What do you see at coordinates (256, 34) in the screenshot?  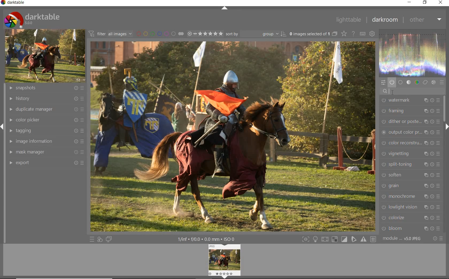 I see `Sort by` at bounding box center [256, 34].